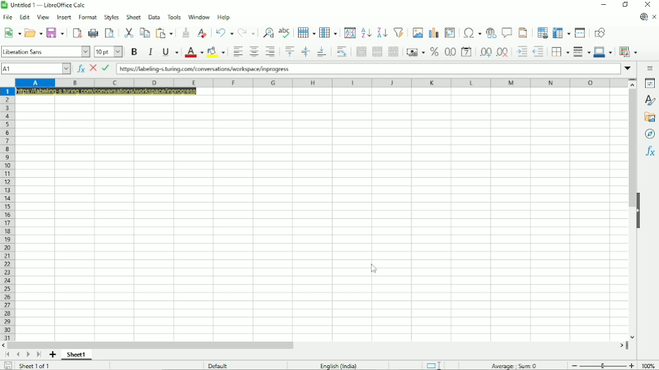 The image size is (659, 370). Describe the element at coordinates (246, 32) in the screenshot. I see `Redo` at that location.